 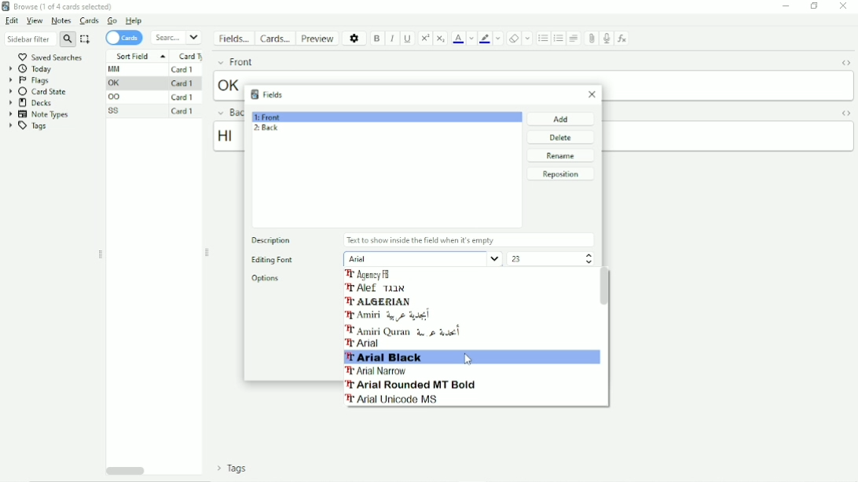 What do you see at coordinates (183, 97) in the screenshot?
I see `Card 1` at bounding box center [183, 97].